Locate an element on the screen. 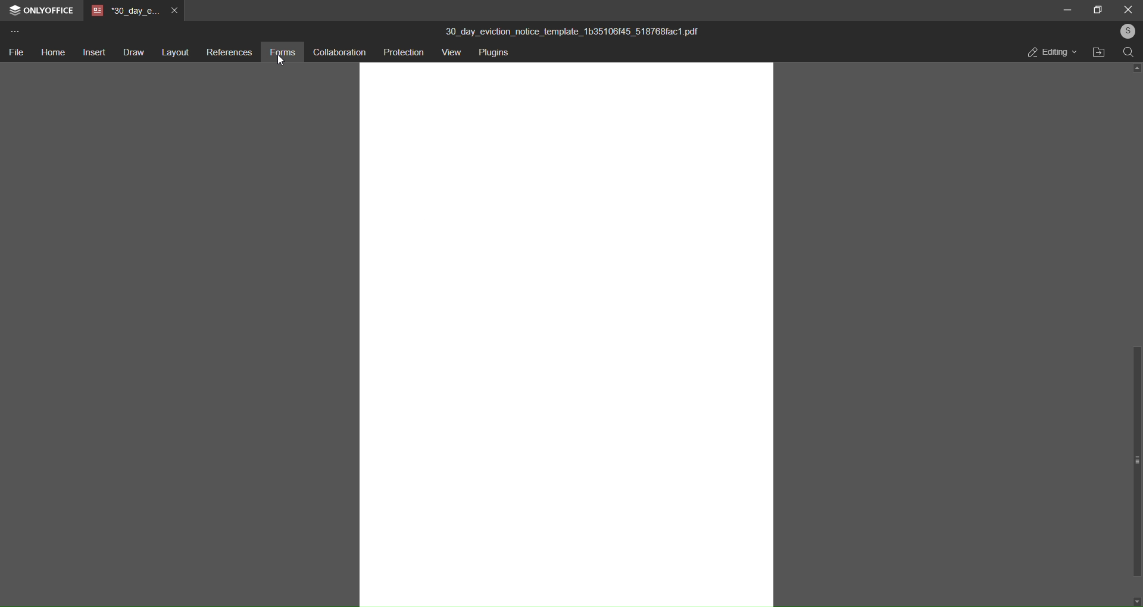 The height and width of the screenshot is (607, 1143). layout is located at coordinates (175, 52).